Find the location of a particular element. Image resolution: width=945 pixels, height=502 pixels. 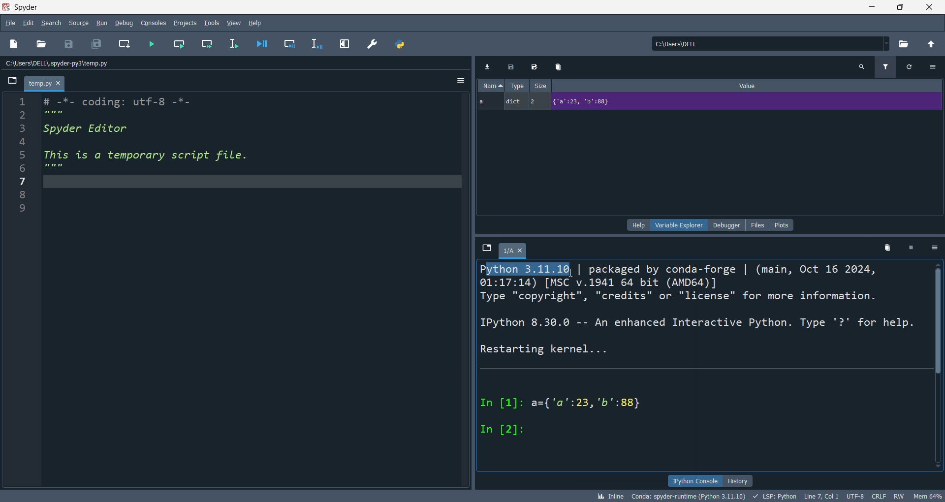

debug line is located at coordinates (320, 44).